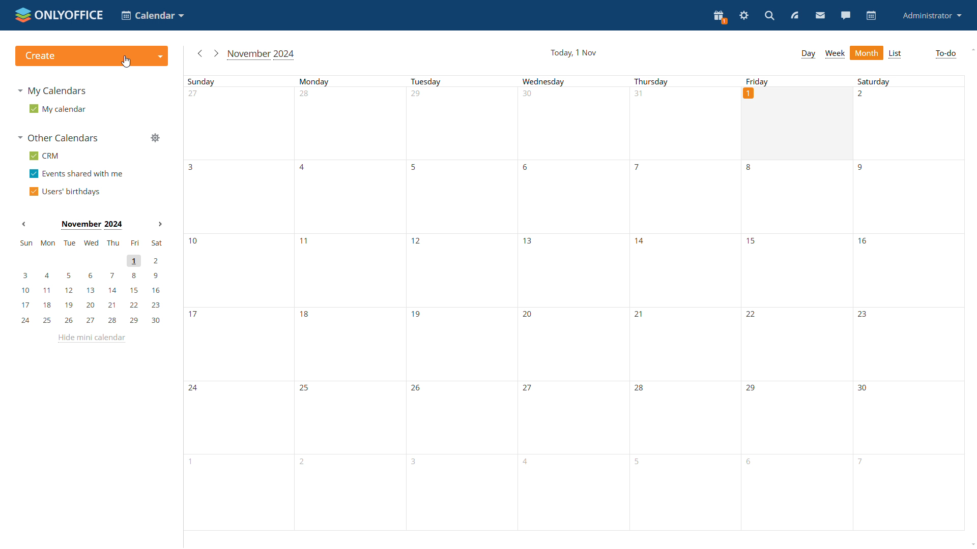 Image resolution: width=977 pixels, height=549 pixels. Describe the element at coordinates (152, 15) in the screenshot. I see `select application` at that location.